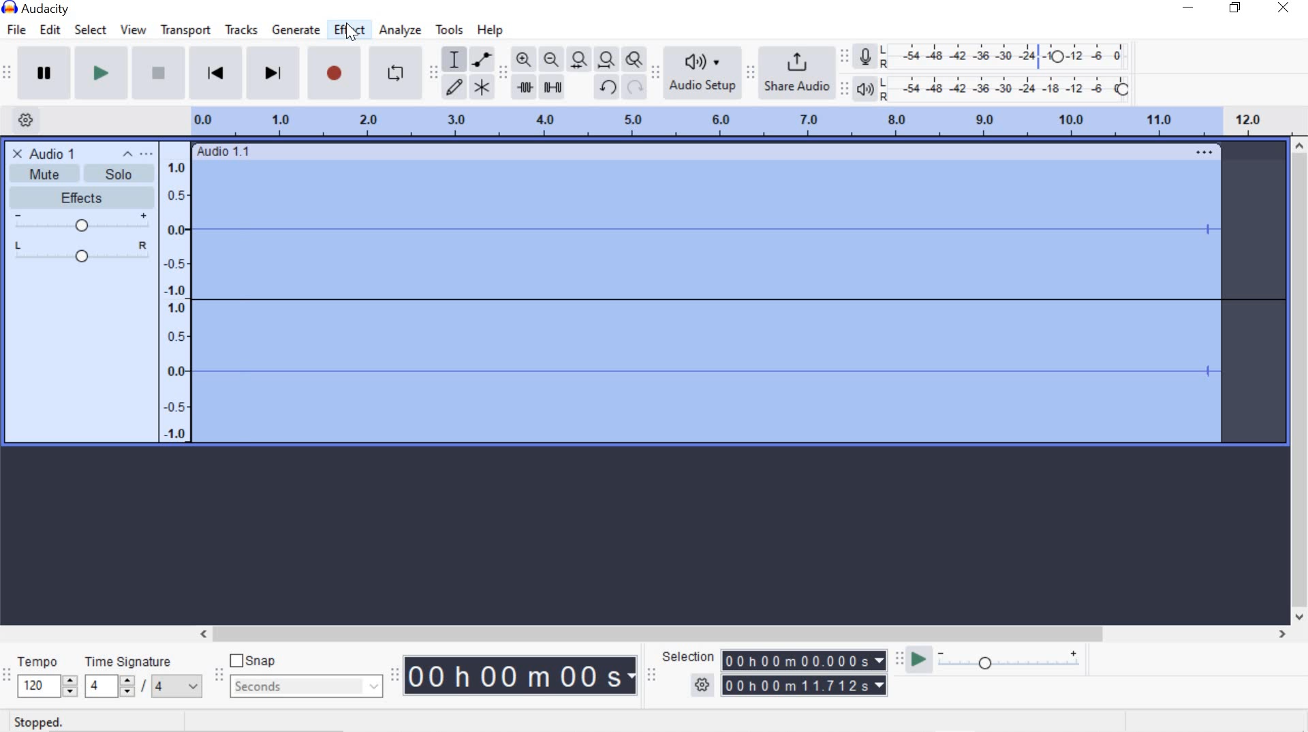  Describe the element at coordinates (102, 74) in the screenshot. I see `Play` at that location.